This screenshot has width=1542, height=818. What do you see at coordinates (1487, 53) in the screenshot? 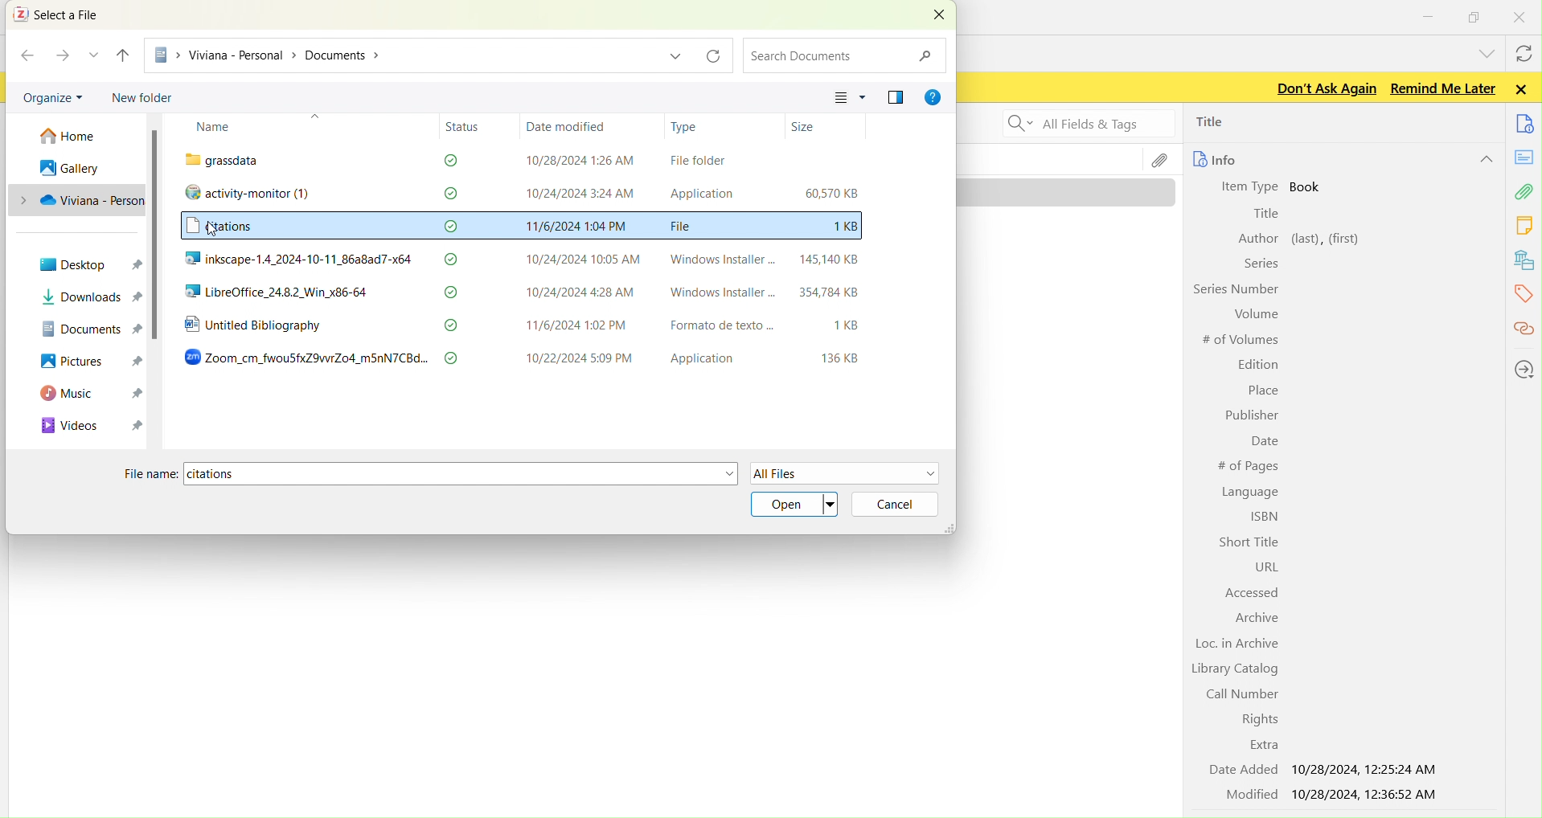
I see `list all tabs` at bounding box center [1487, 53].